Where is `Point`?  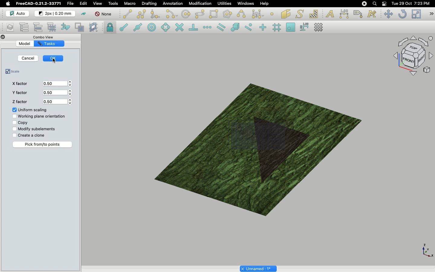
Point is located at coordinates (273, 14).